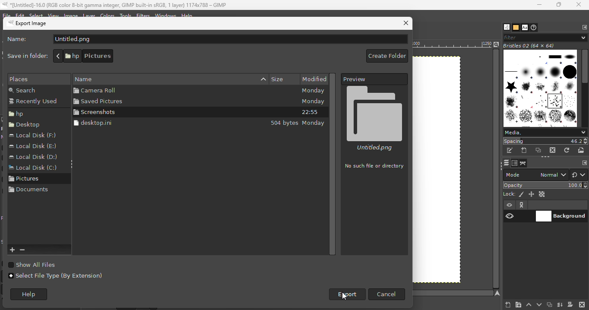 This screenshot has height=310, width=589. What do you see at coordinates (522, 195) in the screenshot?
I see `Pixcels` at bounding box center [522, 195].